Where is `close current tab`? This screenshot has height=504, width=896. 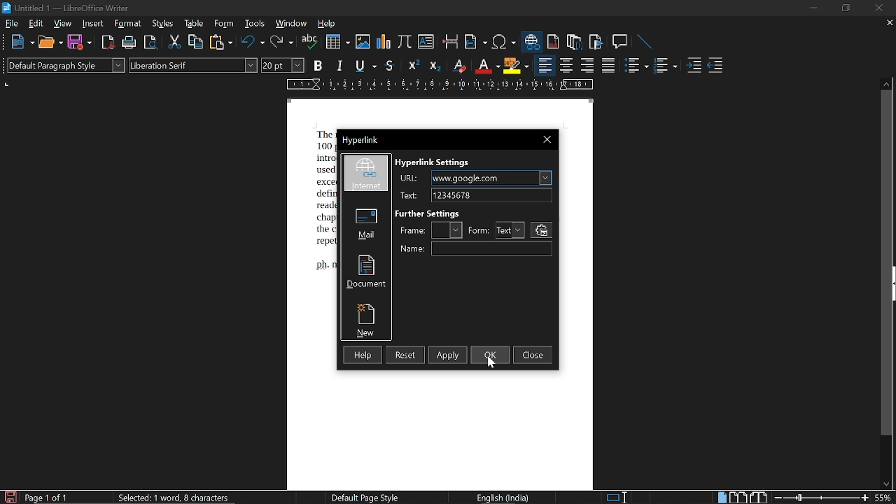
close current tab is located at coordinates (889, 23).